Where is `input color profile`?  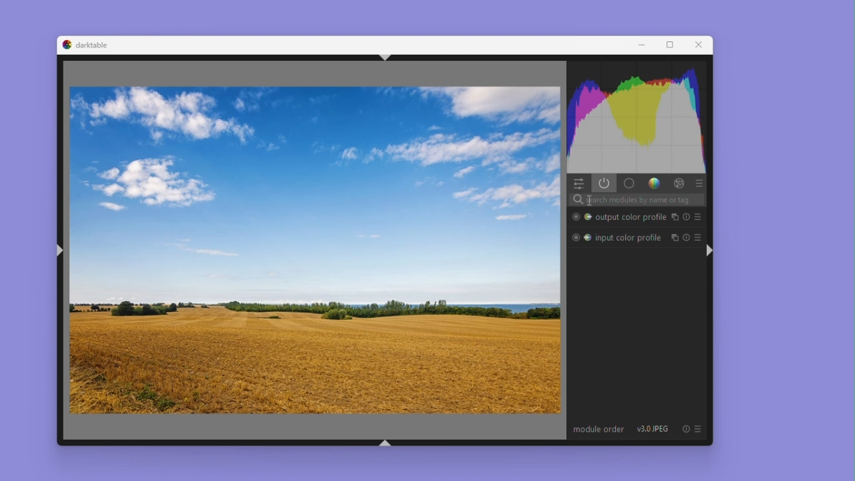 input color profile is located at coordinates (629, 237).